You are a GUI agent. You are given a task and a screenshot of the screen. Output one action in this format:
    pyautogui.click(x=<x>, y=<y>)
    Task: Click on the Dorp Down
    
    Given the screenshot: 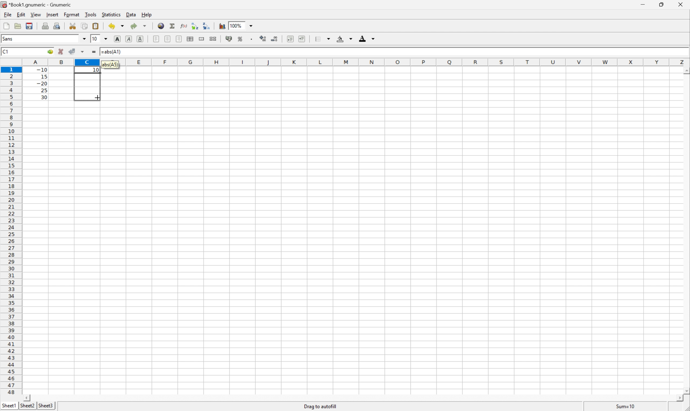 What is the action you would take?
    pyautogui.click(x=374, y=39)
    